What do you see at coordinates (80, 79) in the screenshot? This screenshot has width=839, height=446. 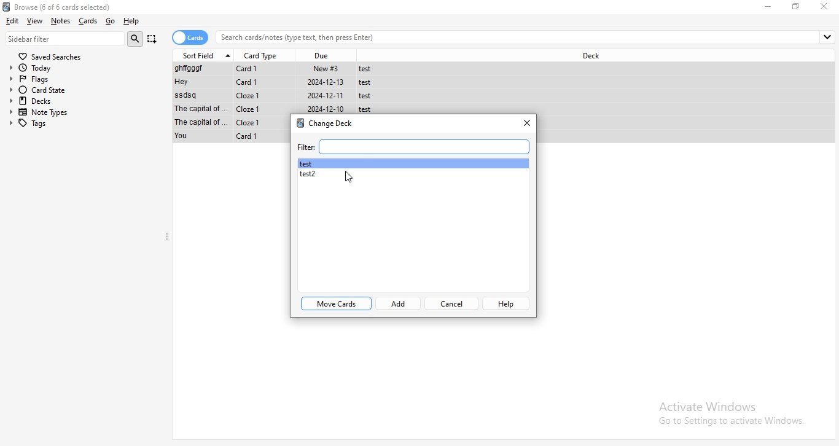 I see `flags` at bounding box center [80, 79].